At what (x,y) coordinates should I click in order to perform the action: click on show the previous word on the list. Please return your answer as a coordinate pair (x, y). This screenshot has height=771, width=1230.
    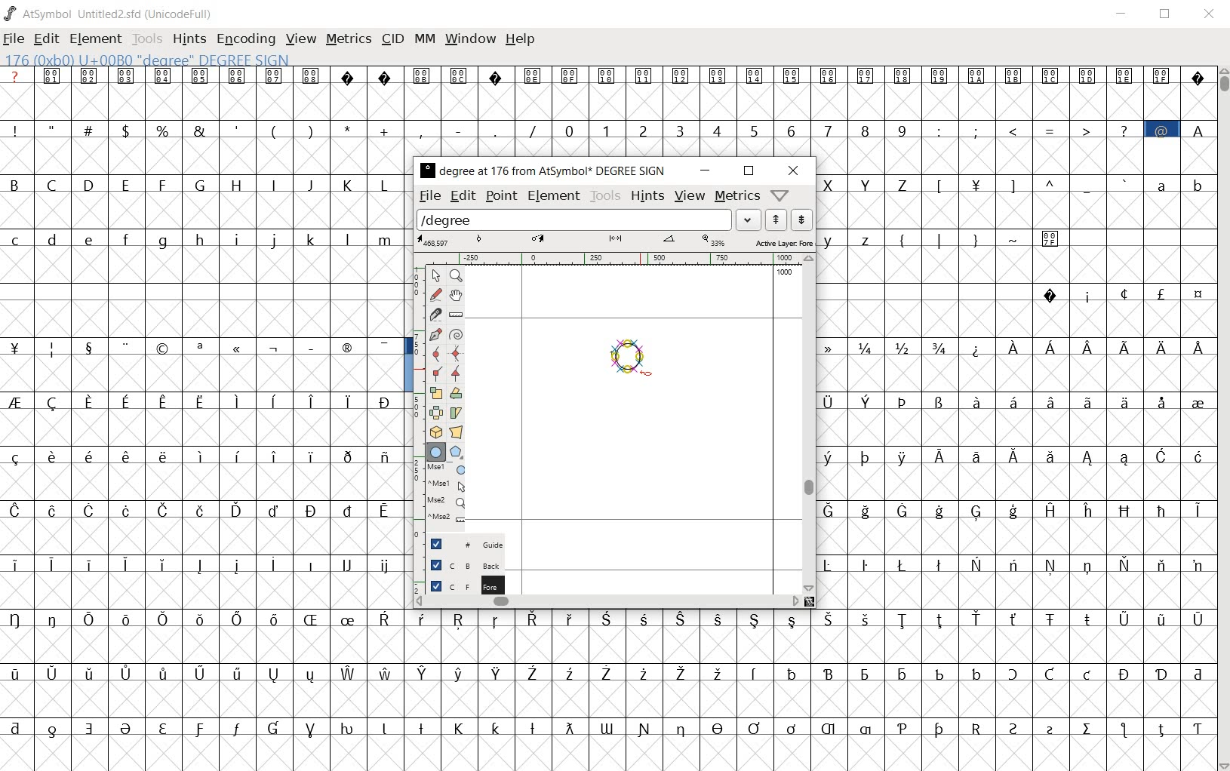
    Looking at the image, I should click on (801, 220).